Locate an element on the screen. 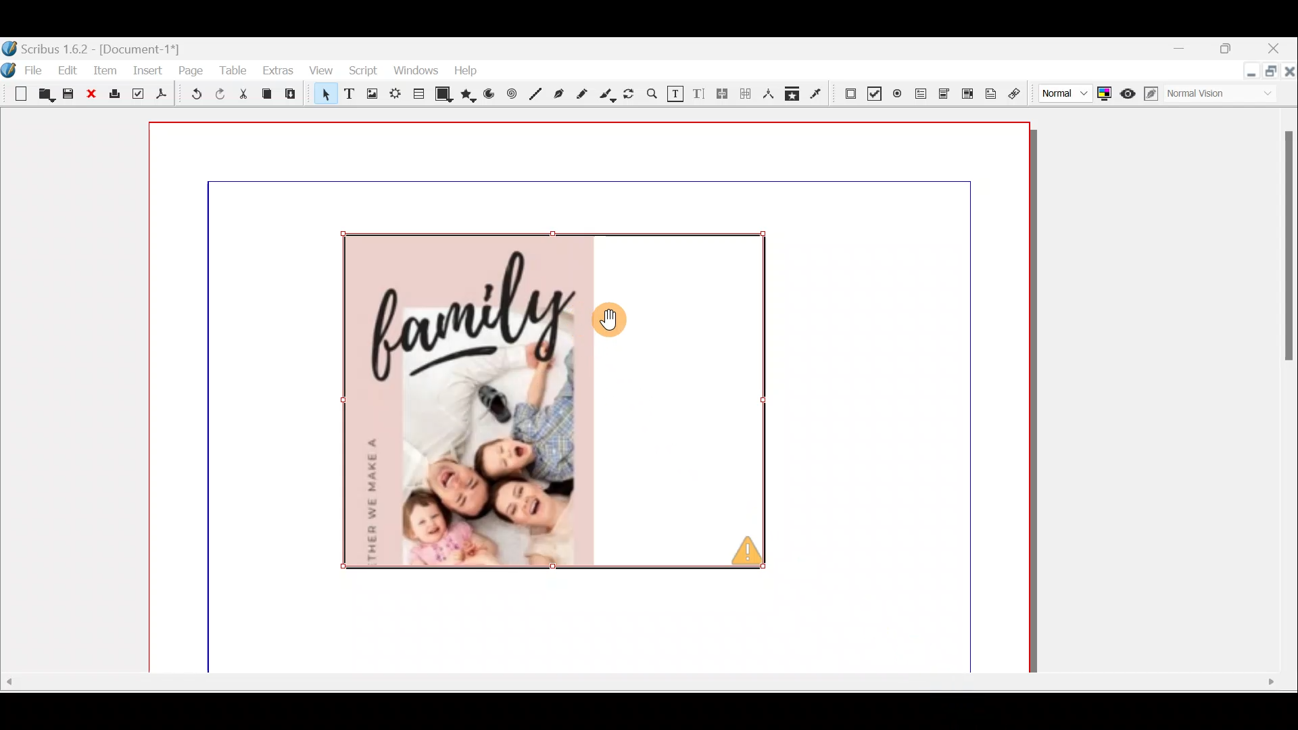 This screenshot has width=1298, height=730. Zoom in or out is located at coordinates (651, 97).